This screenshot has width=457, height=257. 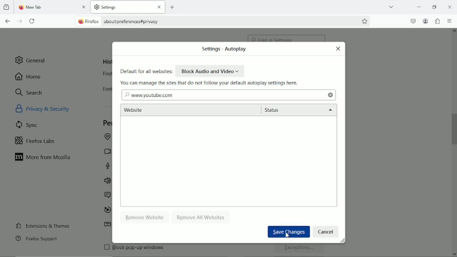 I want to click on remove all websites, so click(x=201, y=216).